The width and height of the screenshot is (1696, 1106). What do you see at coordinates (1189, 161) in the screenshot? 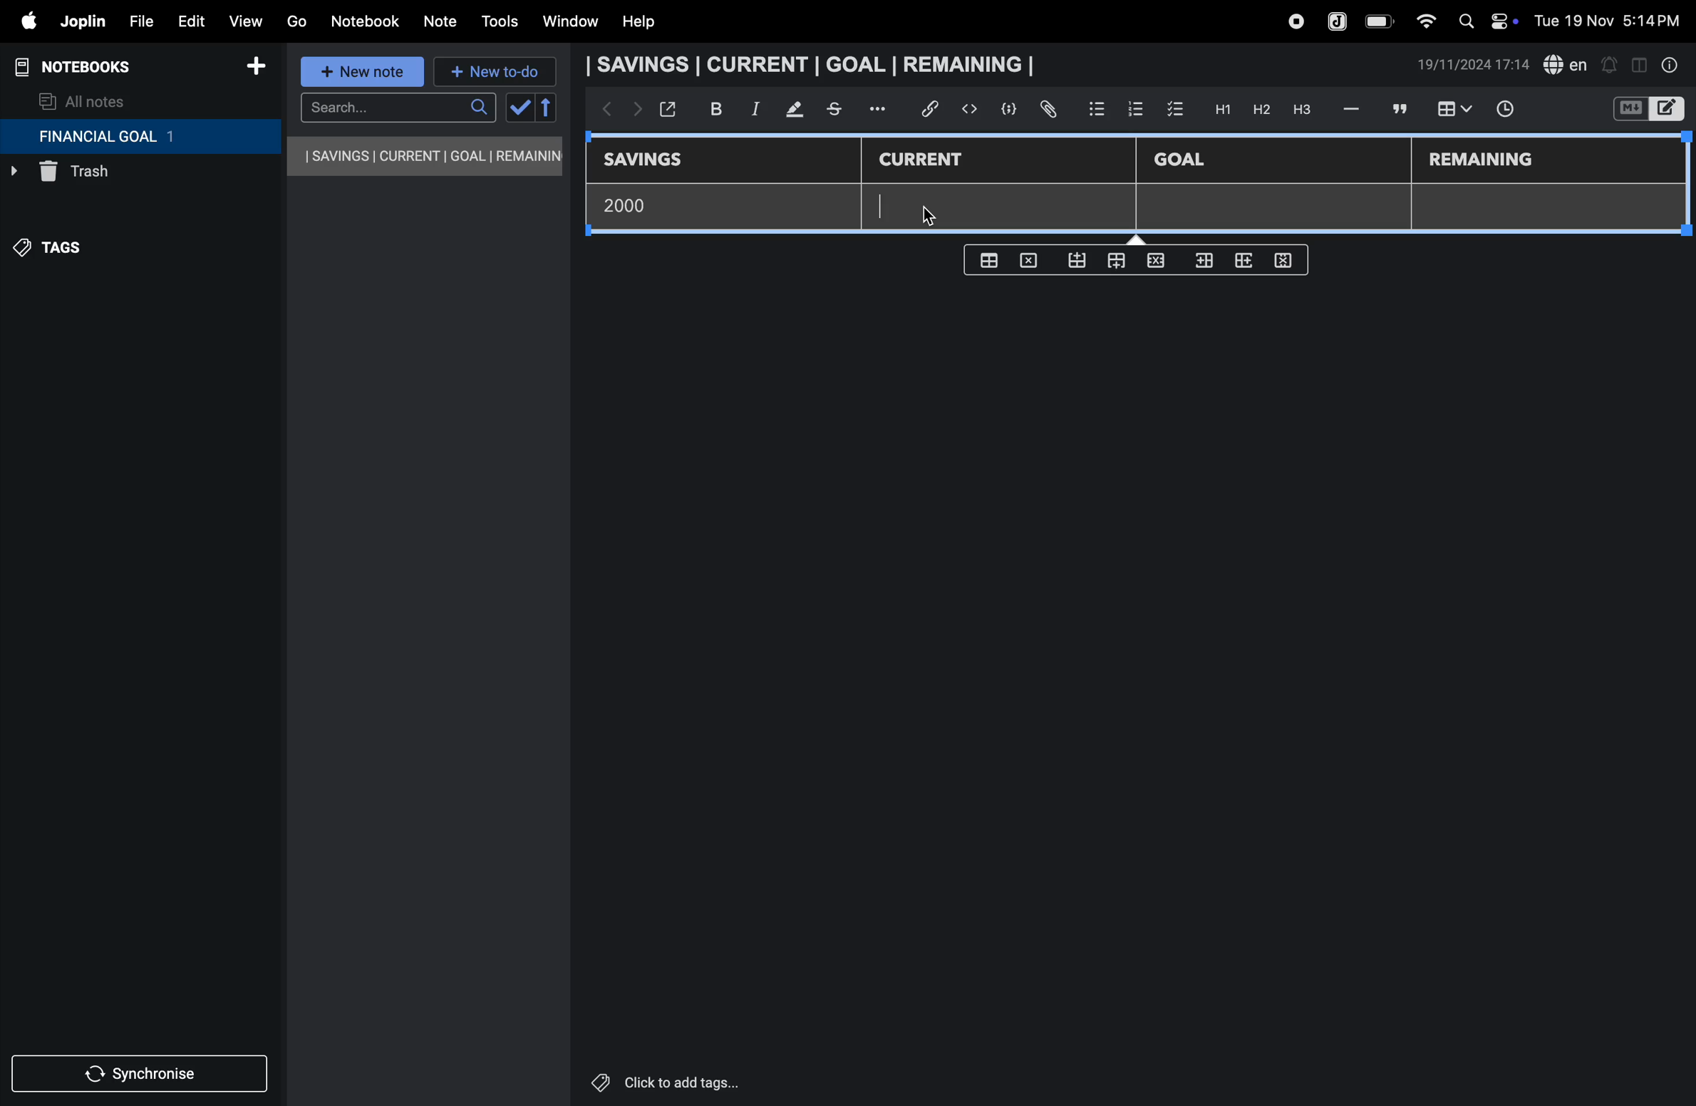
I see `Goal` at bounding box center [1189, 161].